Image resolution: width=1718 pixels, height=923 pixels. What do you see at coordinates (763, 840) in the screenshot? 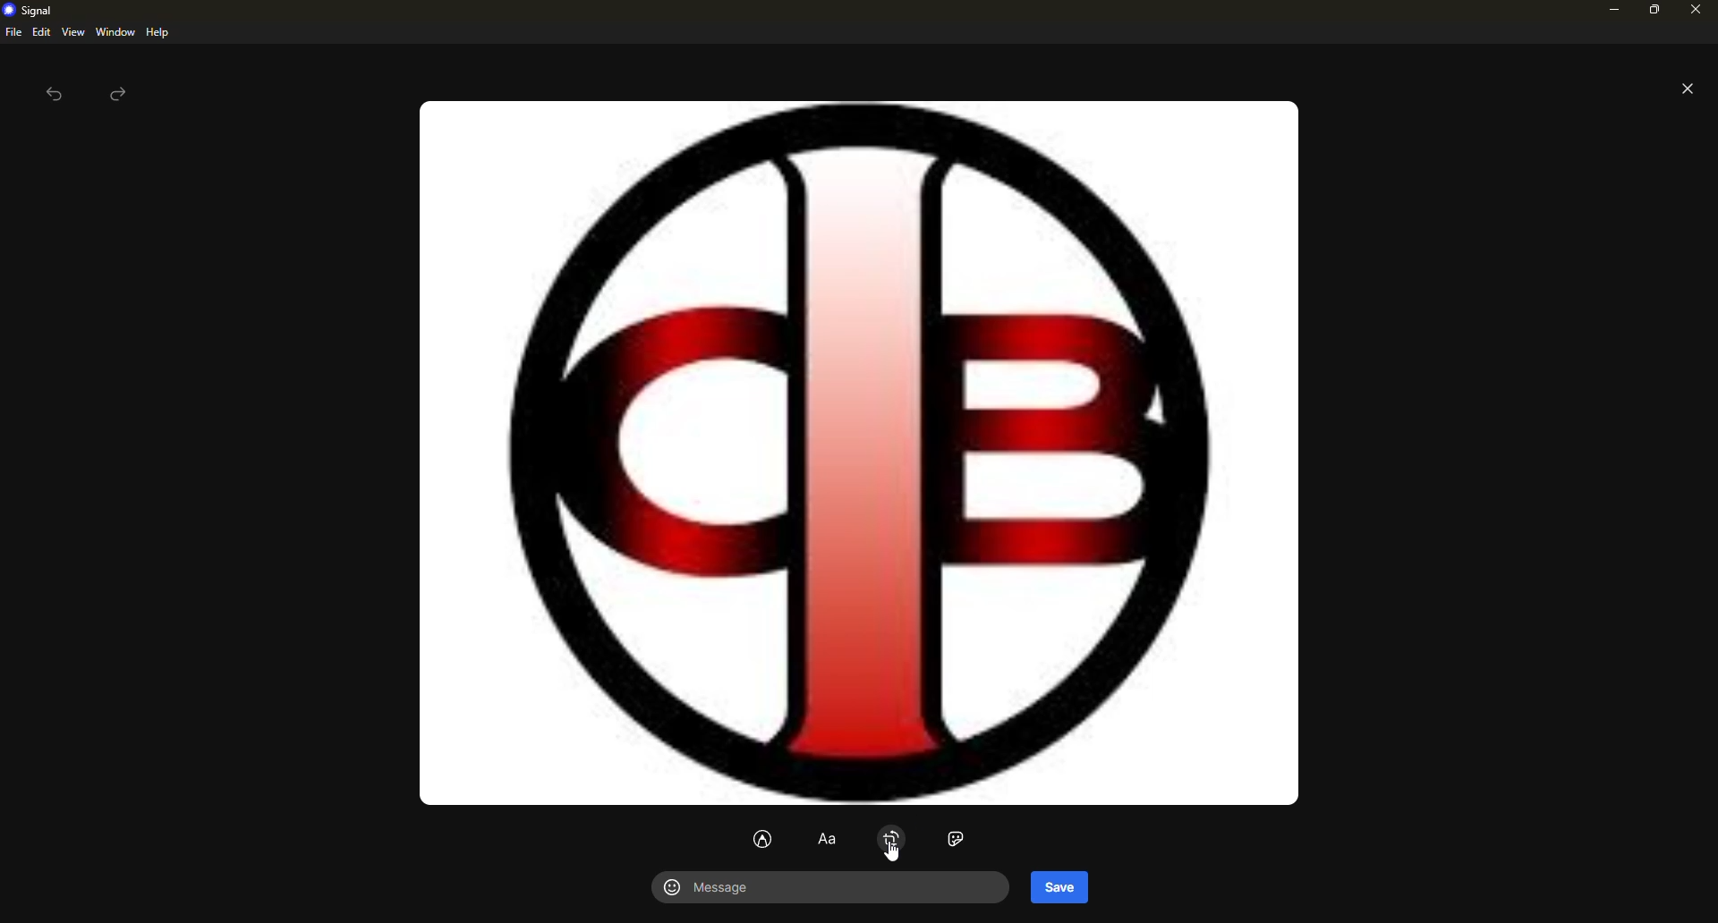
I see `edit` at bounding box center [763, 840].